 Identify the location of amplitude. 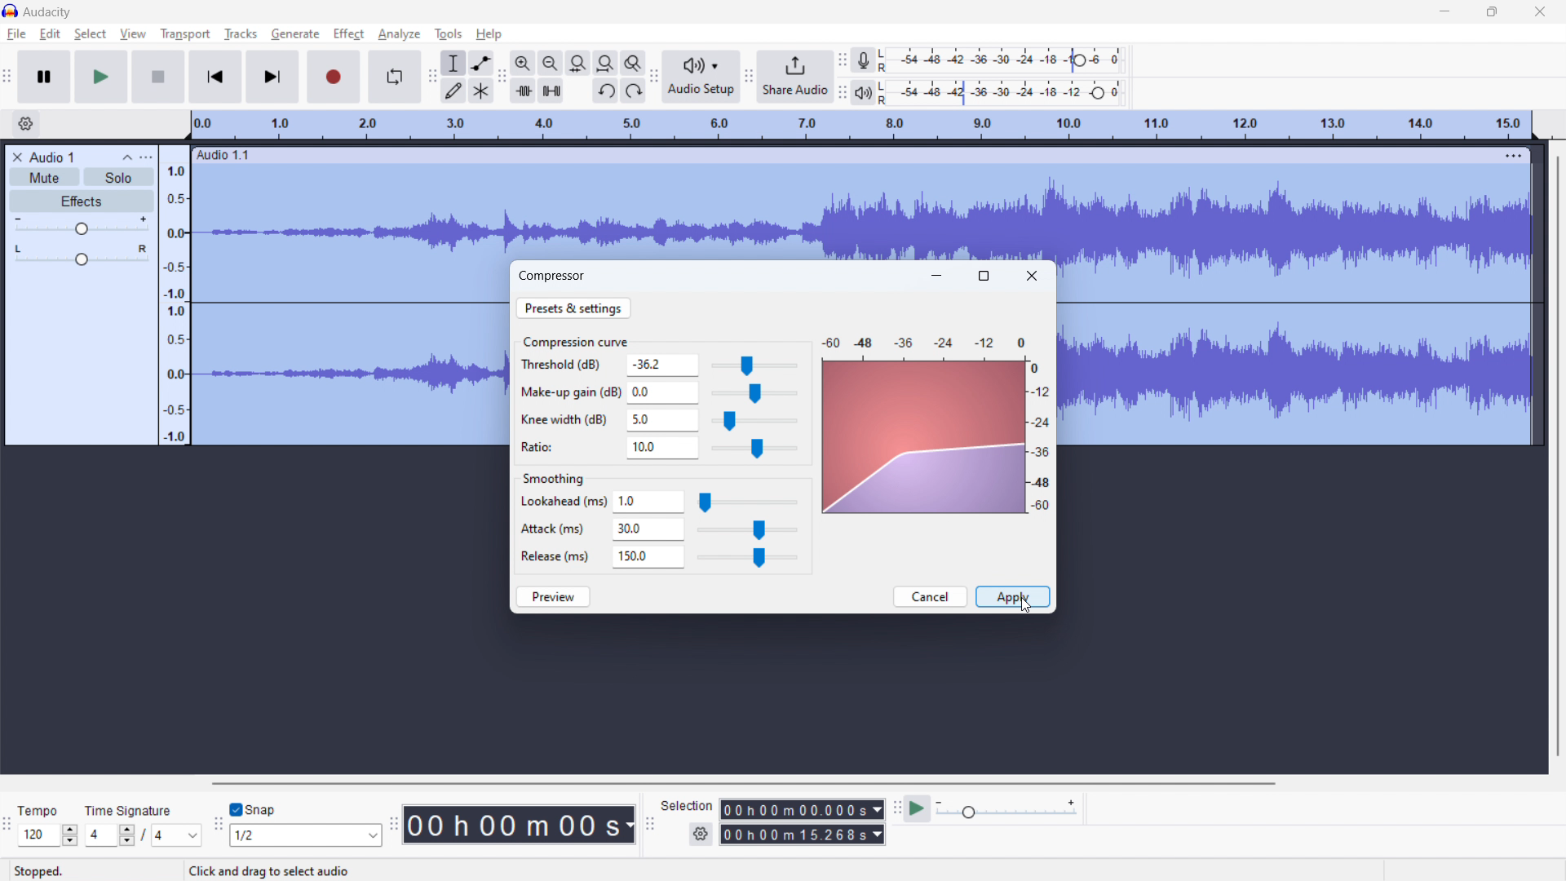
(175, 294).